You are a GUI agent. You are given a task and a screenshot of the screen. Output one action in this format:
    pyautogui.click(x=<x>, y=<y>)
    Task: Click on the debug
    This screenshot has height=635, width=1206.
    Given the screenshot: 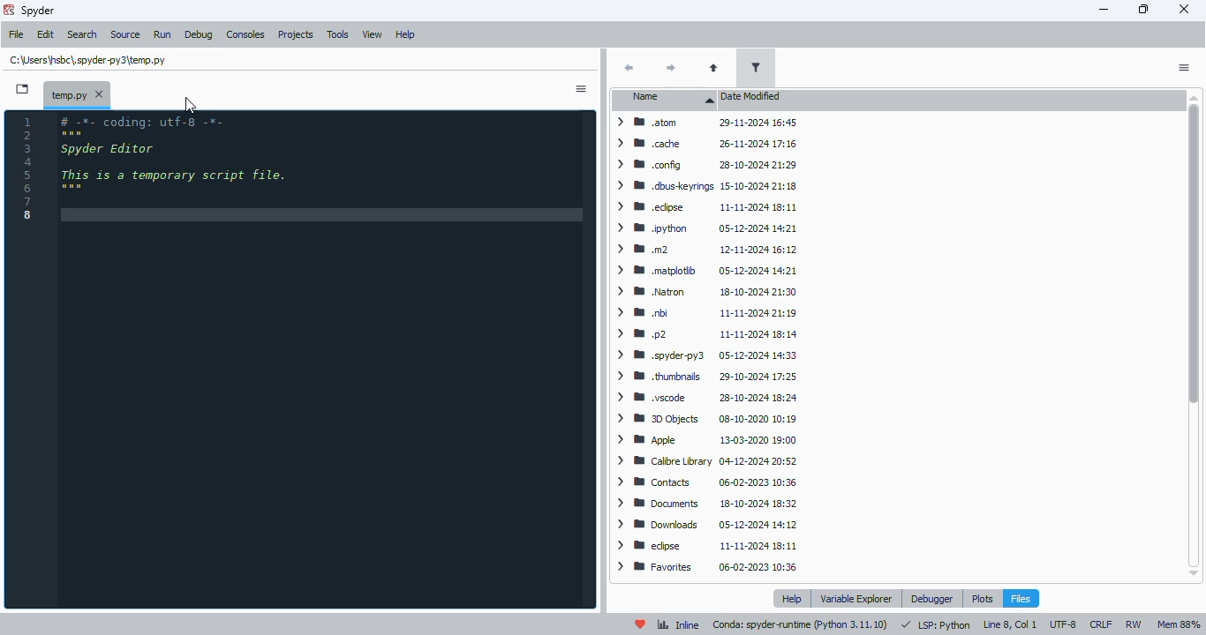 What is the action you would take?
    pyautogui.click(x=199, y=34)
    